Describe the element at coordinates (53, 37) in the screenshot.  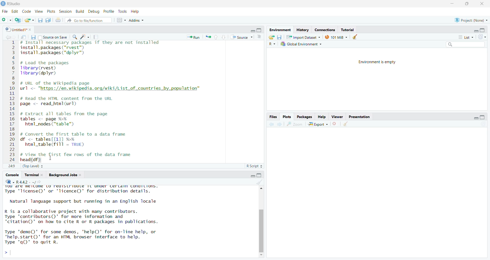
I see `Source on save` at that location.